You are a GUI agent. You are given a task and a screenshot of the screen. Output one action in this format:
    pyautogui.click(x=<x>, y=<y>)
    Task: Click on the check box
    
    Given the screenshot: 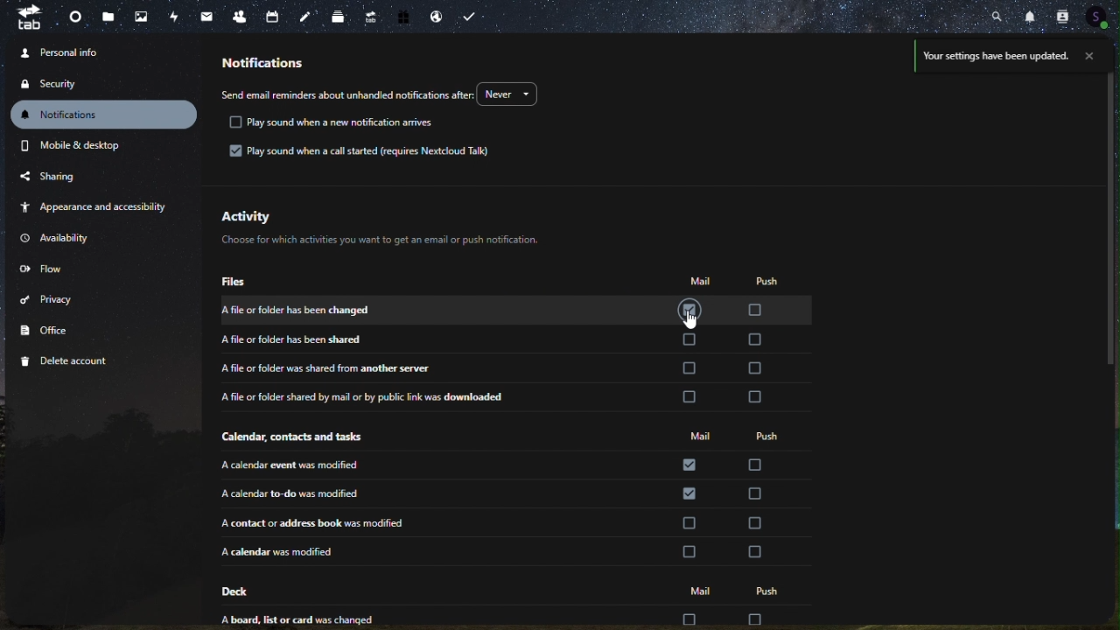 What is the action you would take?
    pyautogui.click(x=689, y=367)
    